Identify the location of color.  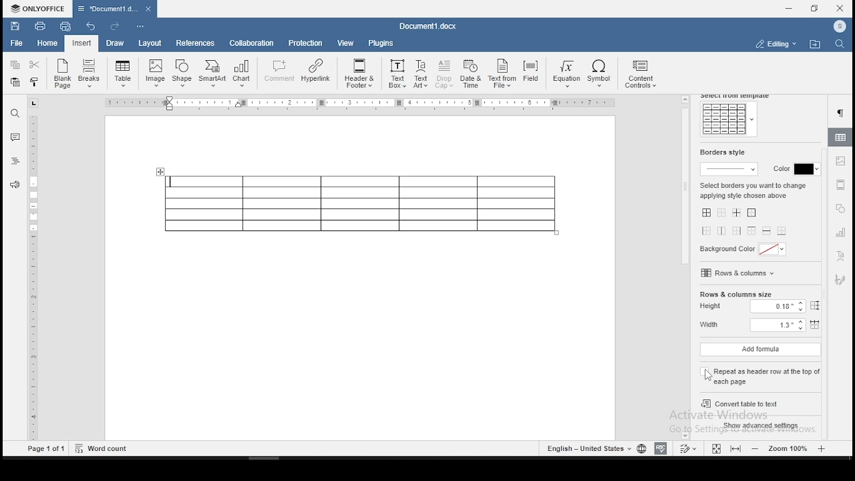
(794, 170).